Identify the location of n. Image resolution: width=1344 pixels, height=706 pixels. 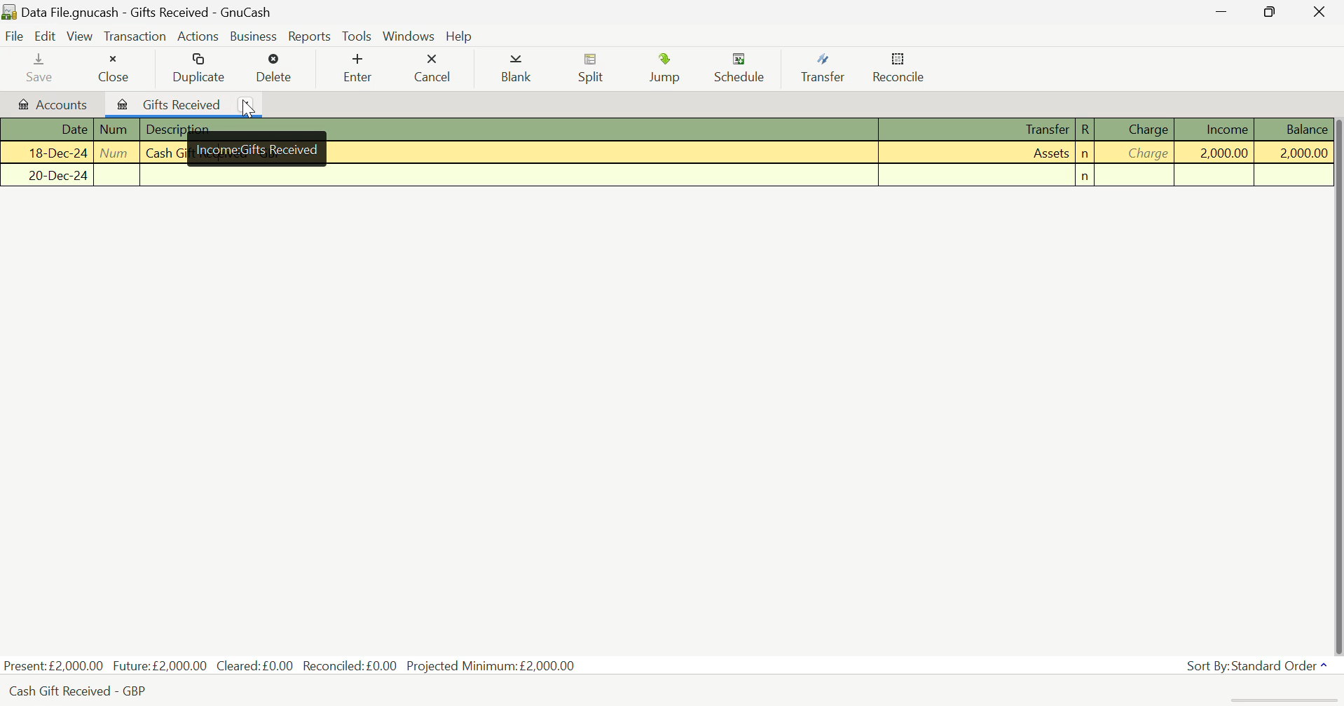
(1085, 176).